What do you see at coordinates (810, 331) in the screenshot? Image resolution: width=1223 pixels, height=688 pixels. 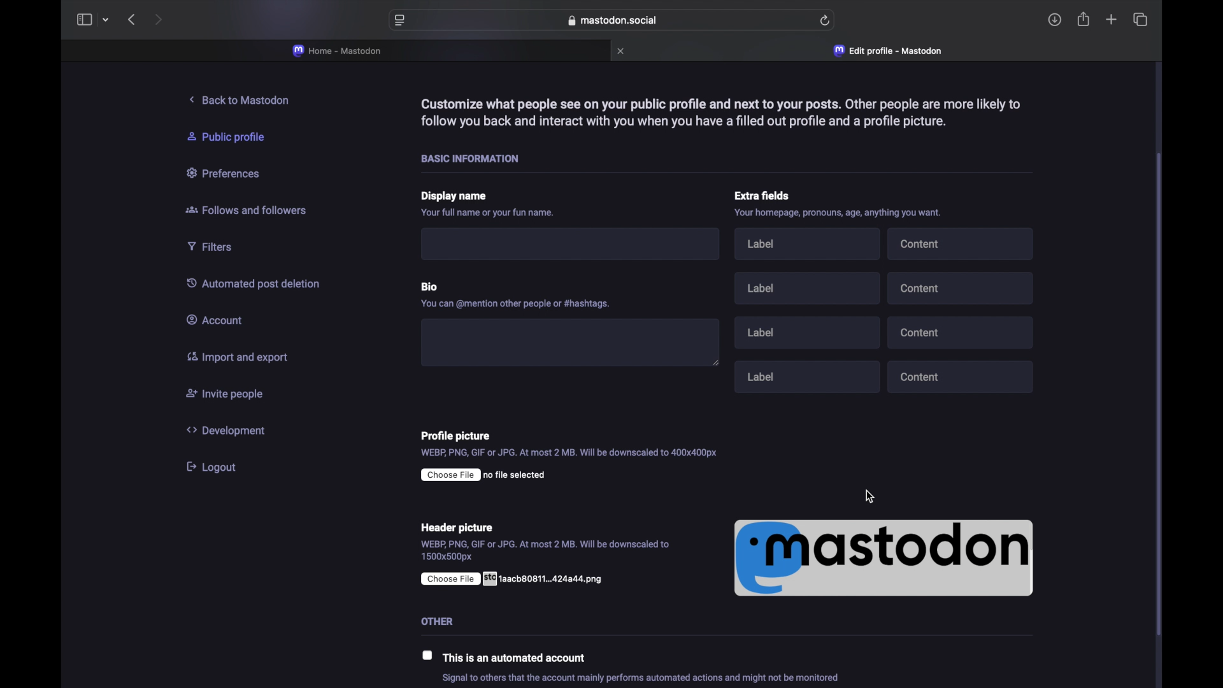 I see `label` at bounding box center [810, 331].